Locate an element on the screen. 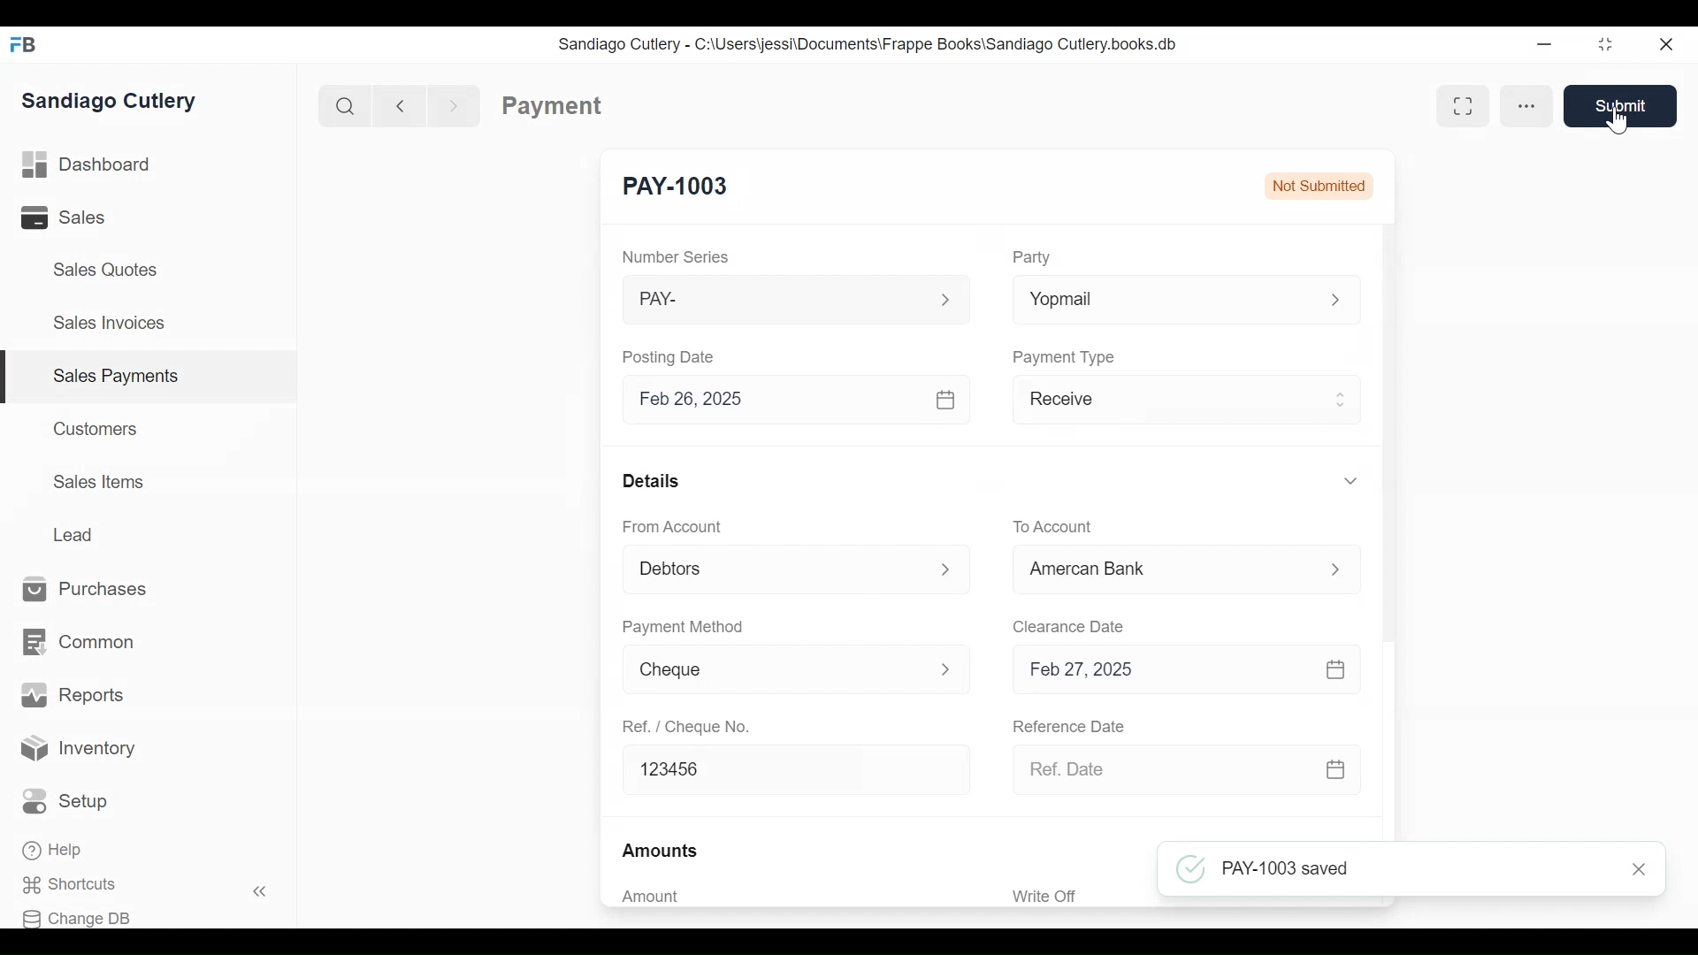  Number Series is located at coordinates (675, 256).